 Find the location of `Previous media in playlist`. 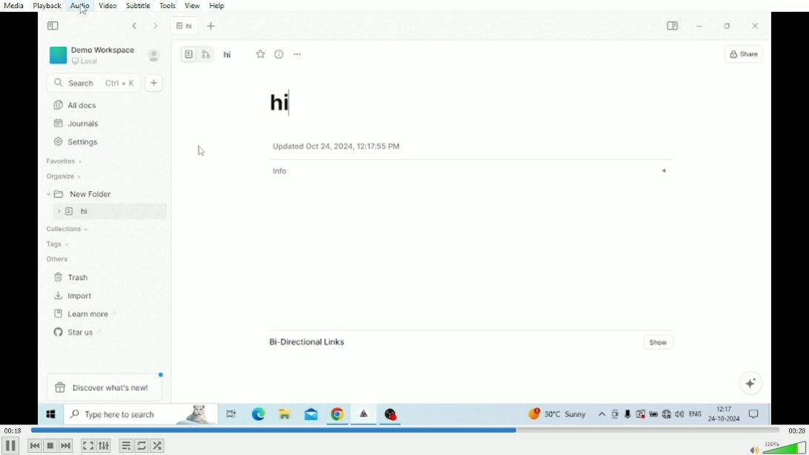

Previous media in playlist is located at coordinates (34, 445).